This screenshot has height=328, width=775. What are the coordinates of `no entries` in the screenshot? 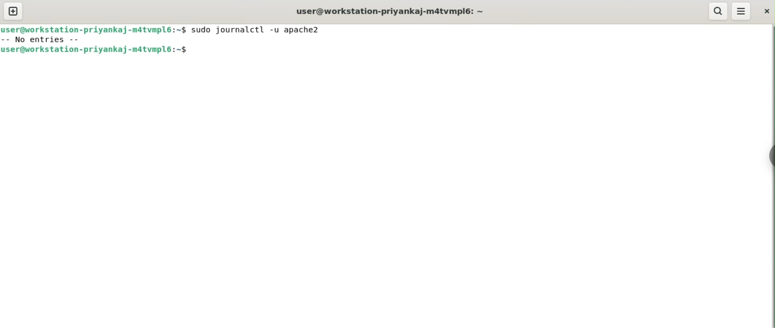 It's located at (45, 40).